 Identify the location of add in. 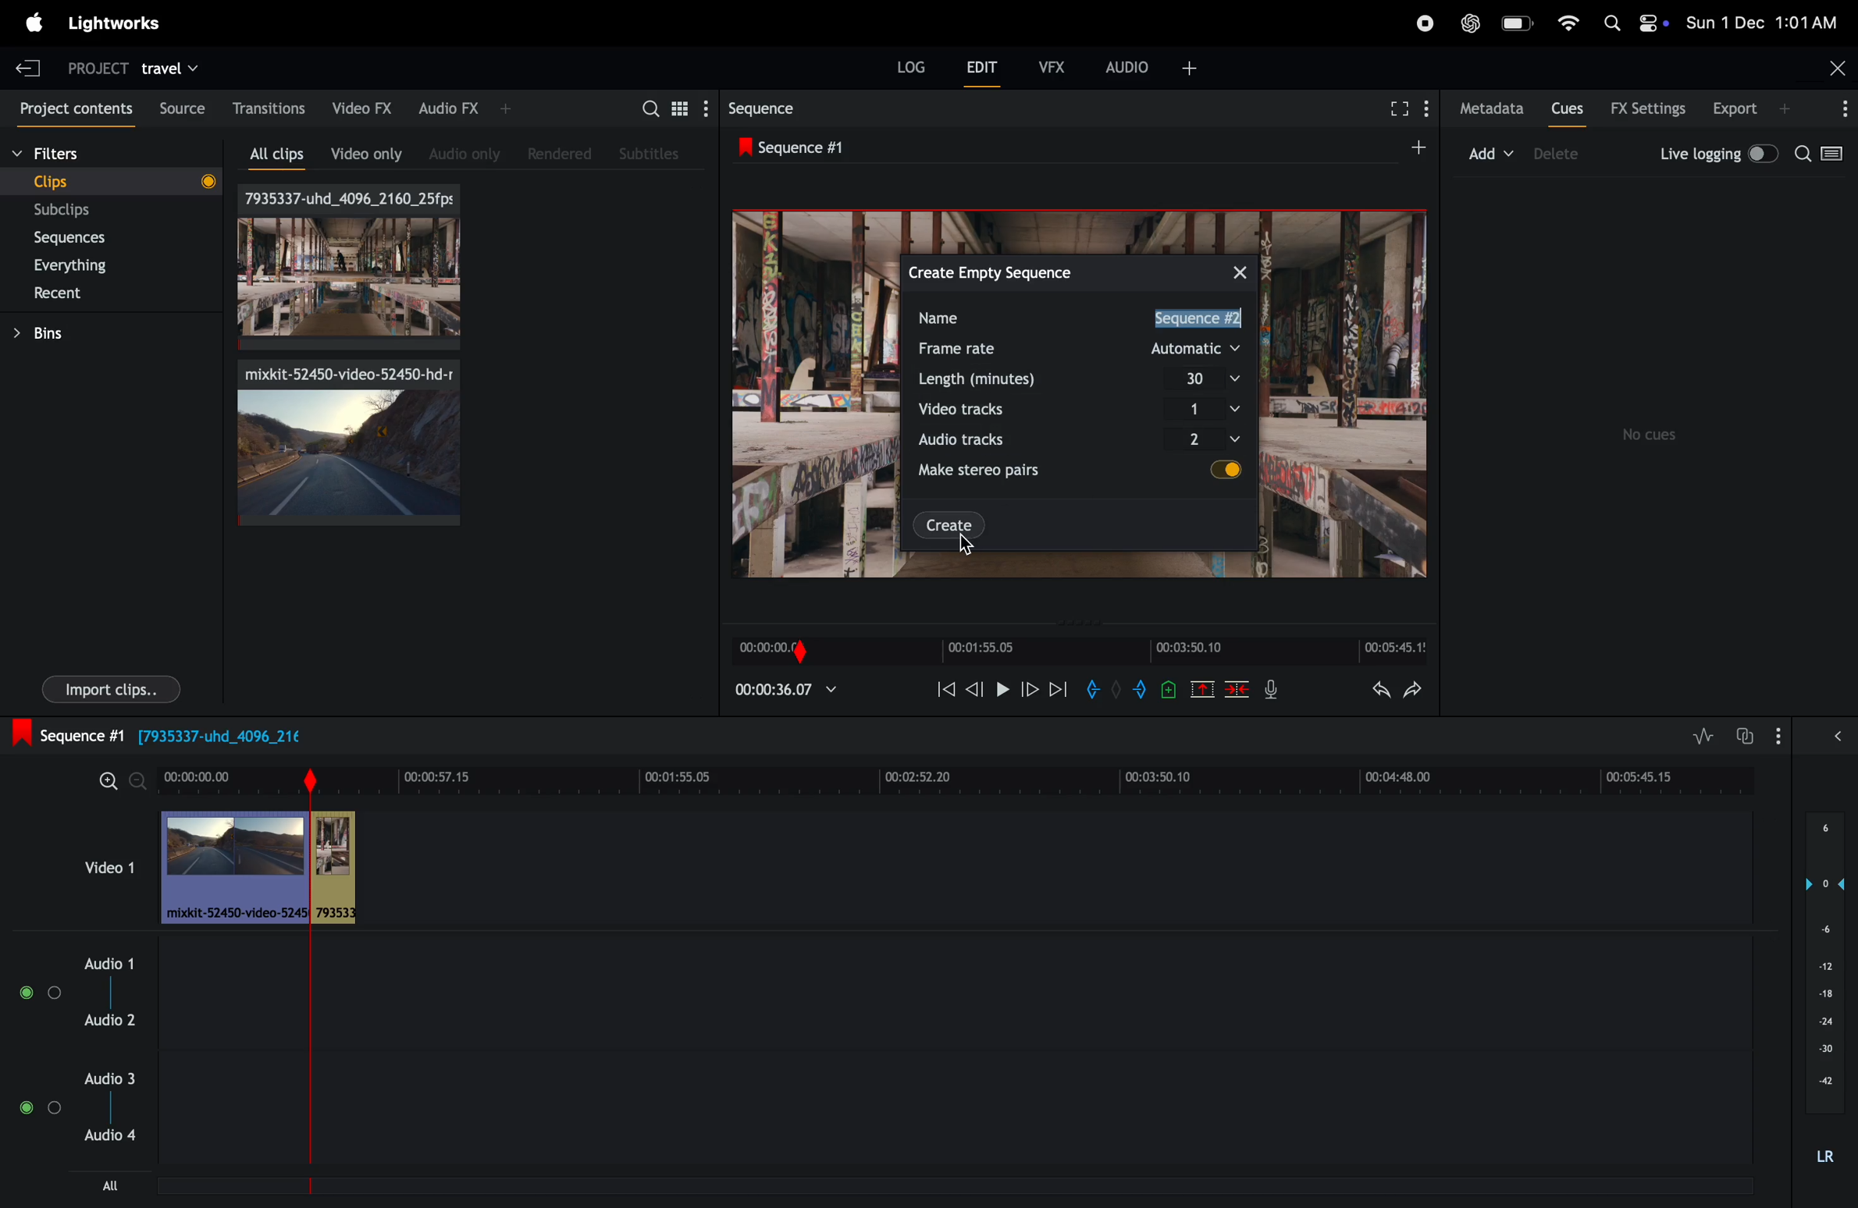
(1097, 692).